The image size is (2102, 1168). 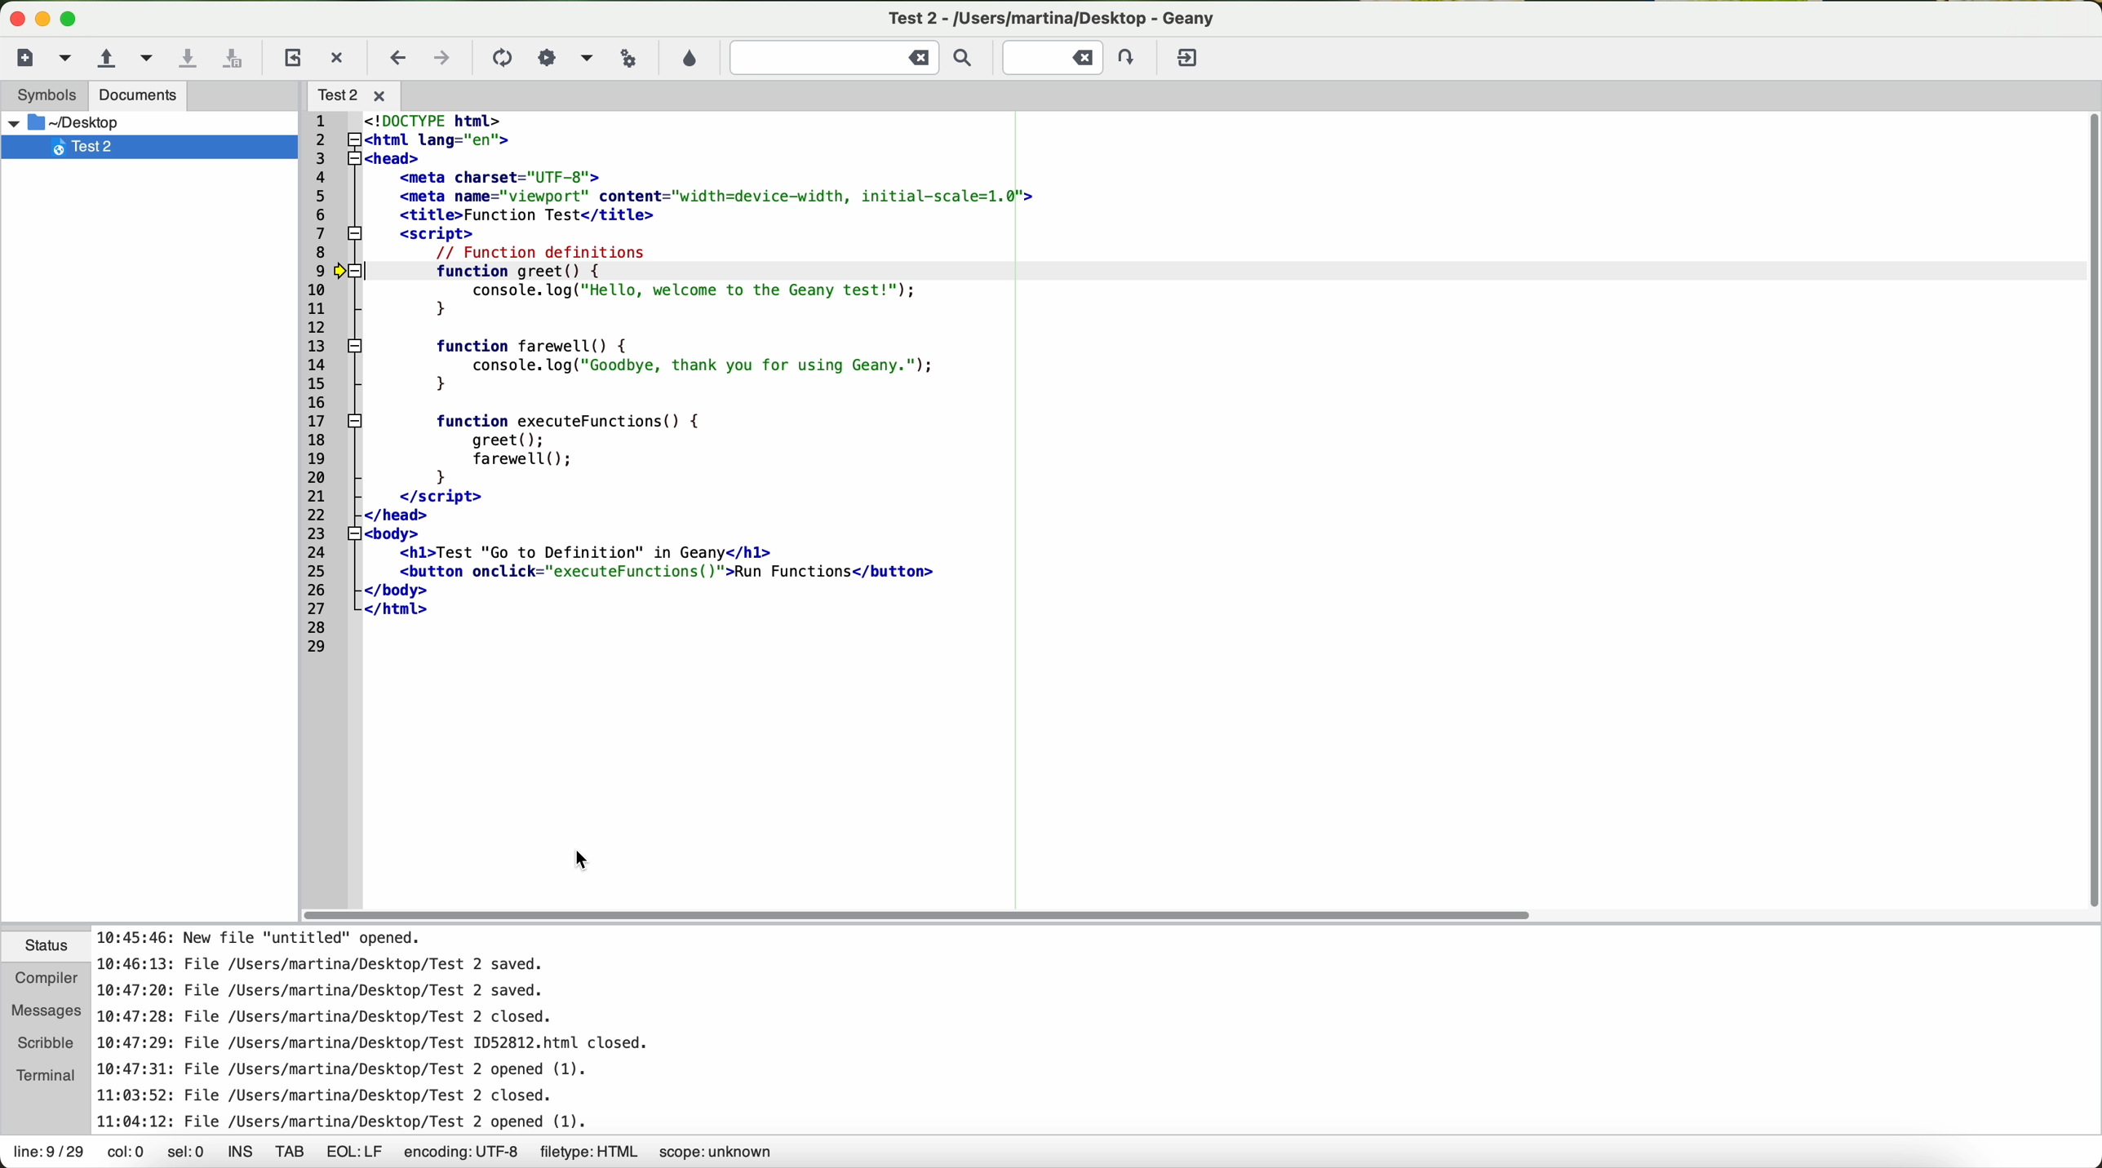 What do you see at coordinates (442, 60) in the screenshot?
I see `navigate foward` at bounding box center [442, 60].